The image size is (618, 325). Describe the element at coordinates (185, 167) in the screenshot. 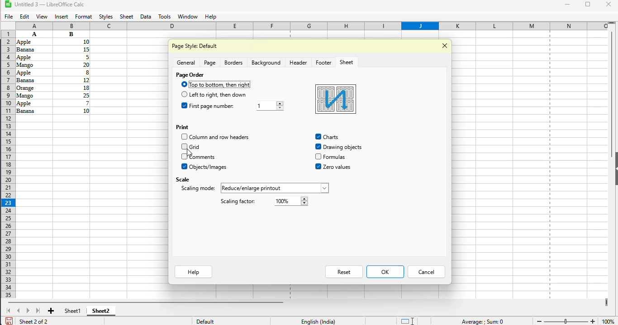

I see `` at that location.